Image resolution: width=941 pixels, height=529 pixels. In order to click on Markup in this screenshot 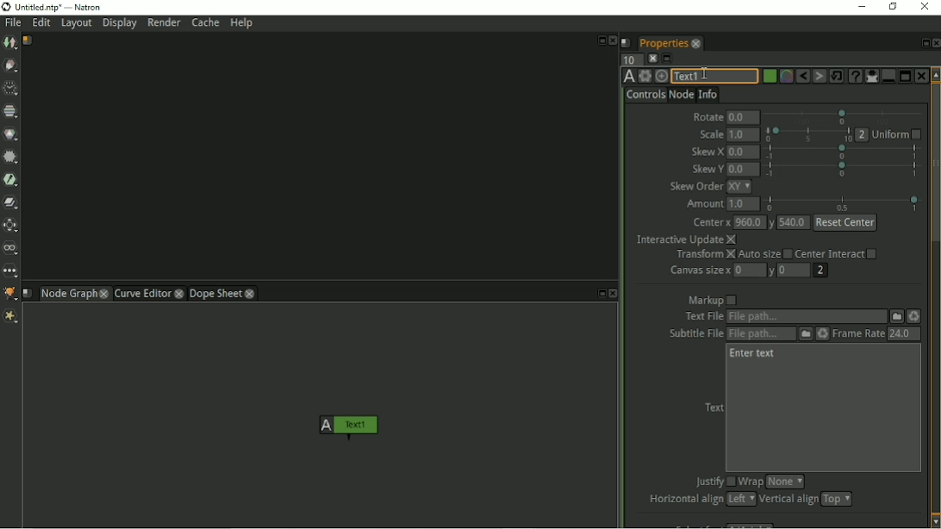, I will do `click(713, 300)`.